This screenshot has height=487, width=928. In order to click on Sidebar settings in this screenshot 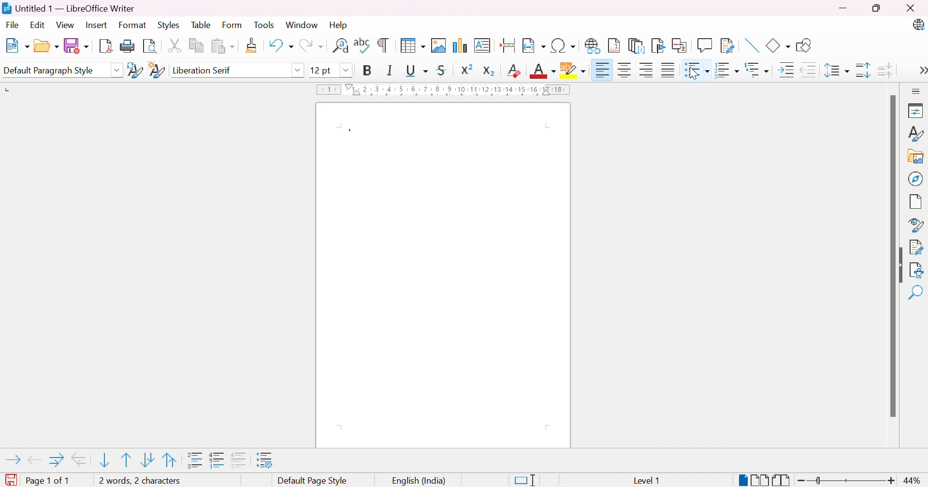, I will do `click(916, 90)`.